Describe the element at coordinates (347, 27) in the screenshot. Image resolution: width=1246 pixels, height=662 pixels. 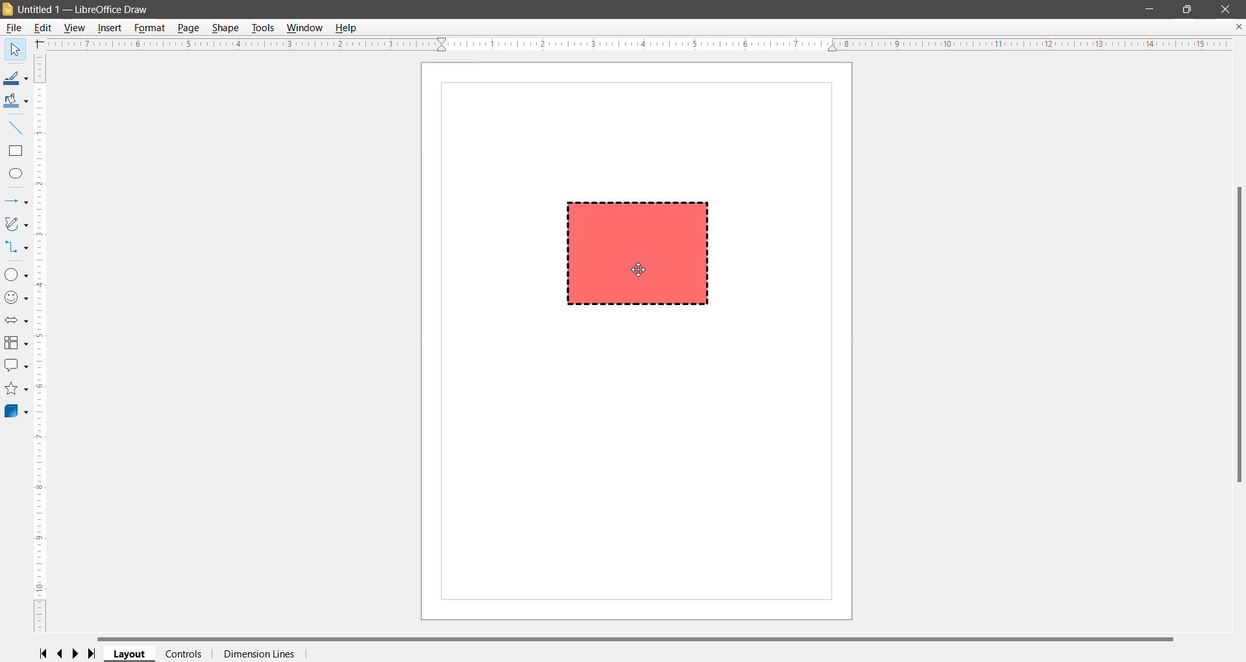
I see `Help` at that location.